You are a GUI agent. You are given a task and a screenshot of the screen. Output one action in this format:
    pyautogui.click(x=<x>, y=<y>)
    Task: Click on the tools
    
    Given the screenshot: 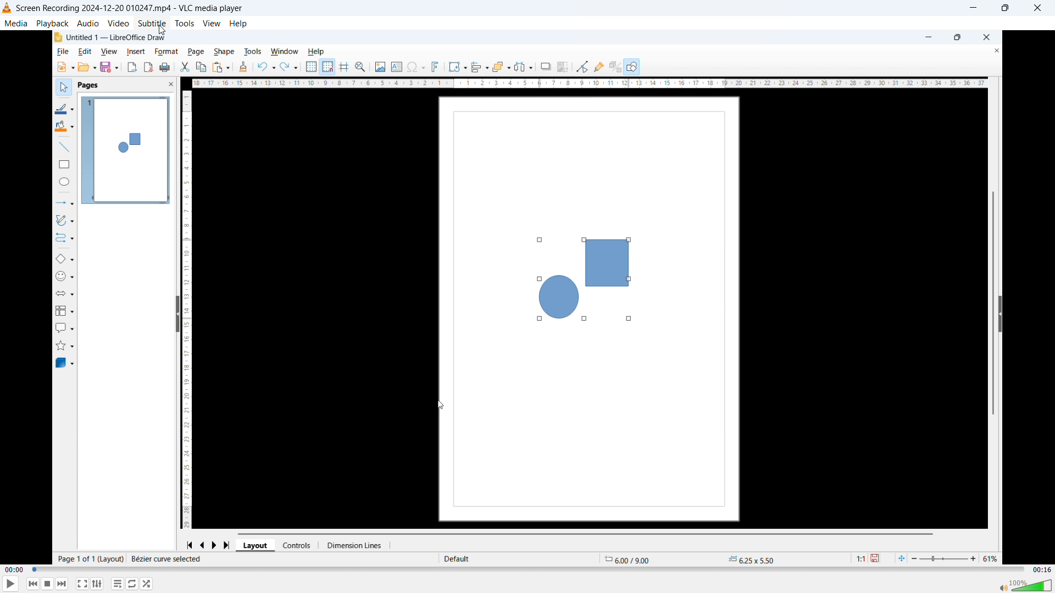 What is the action you would take?
    pyautogui.click(x=255, y=51)
    